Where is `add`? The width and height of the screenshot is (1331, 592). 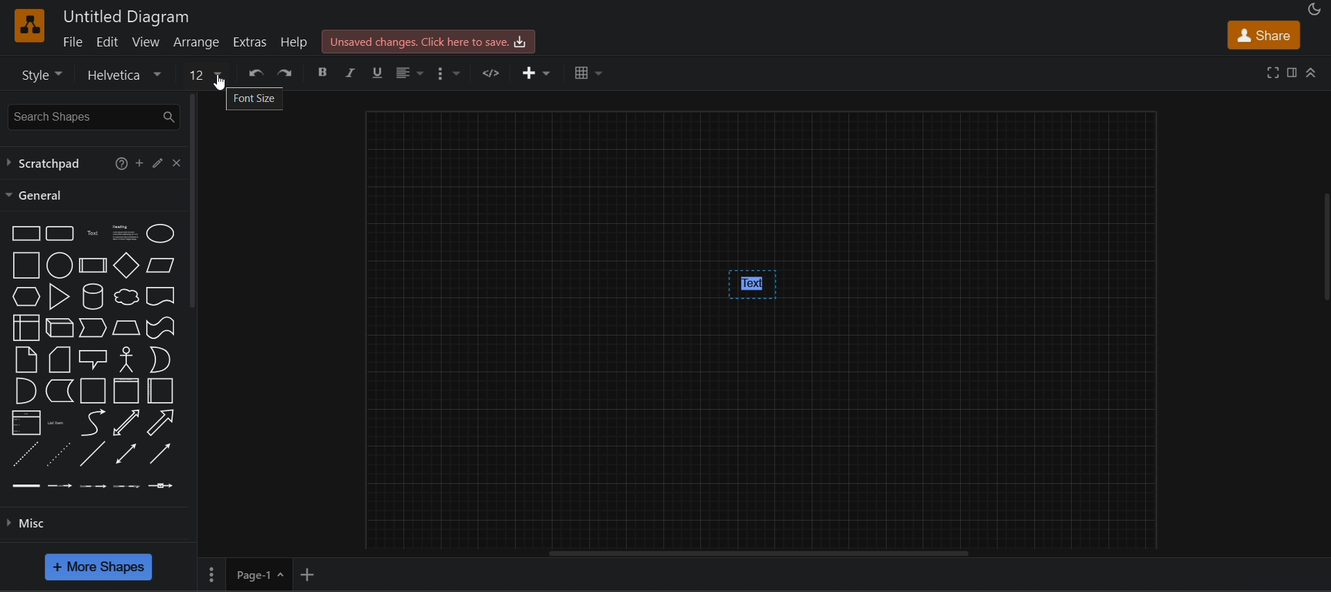
add is located at coordinates (139, 162).